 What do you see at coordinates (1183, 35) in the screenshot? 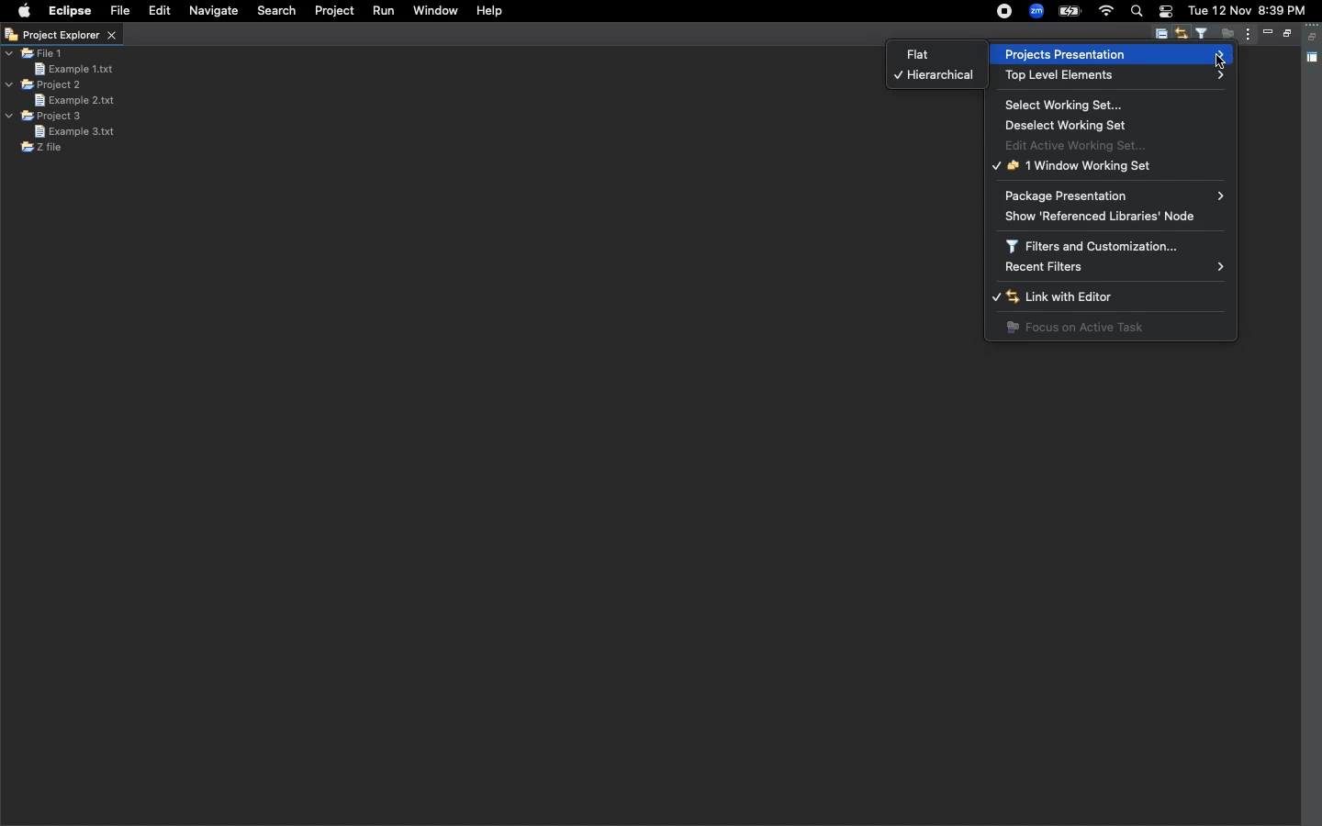
I see `Link with editor` at bounding box center [1183, 35].